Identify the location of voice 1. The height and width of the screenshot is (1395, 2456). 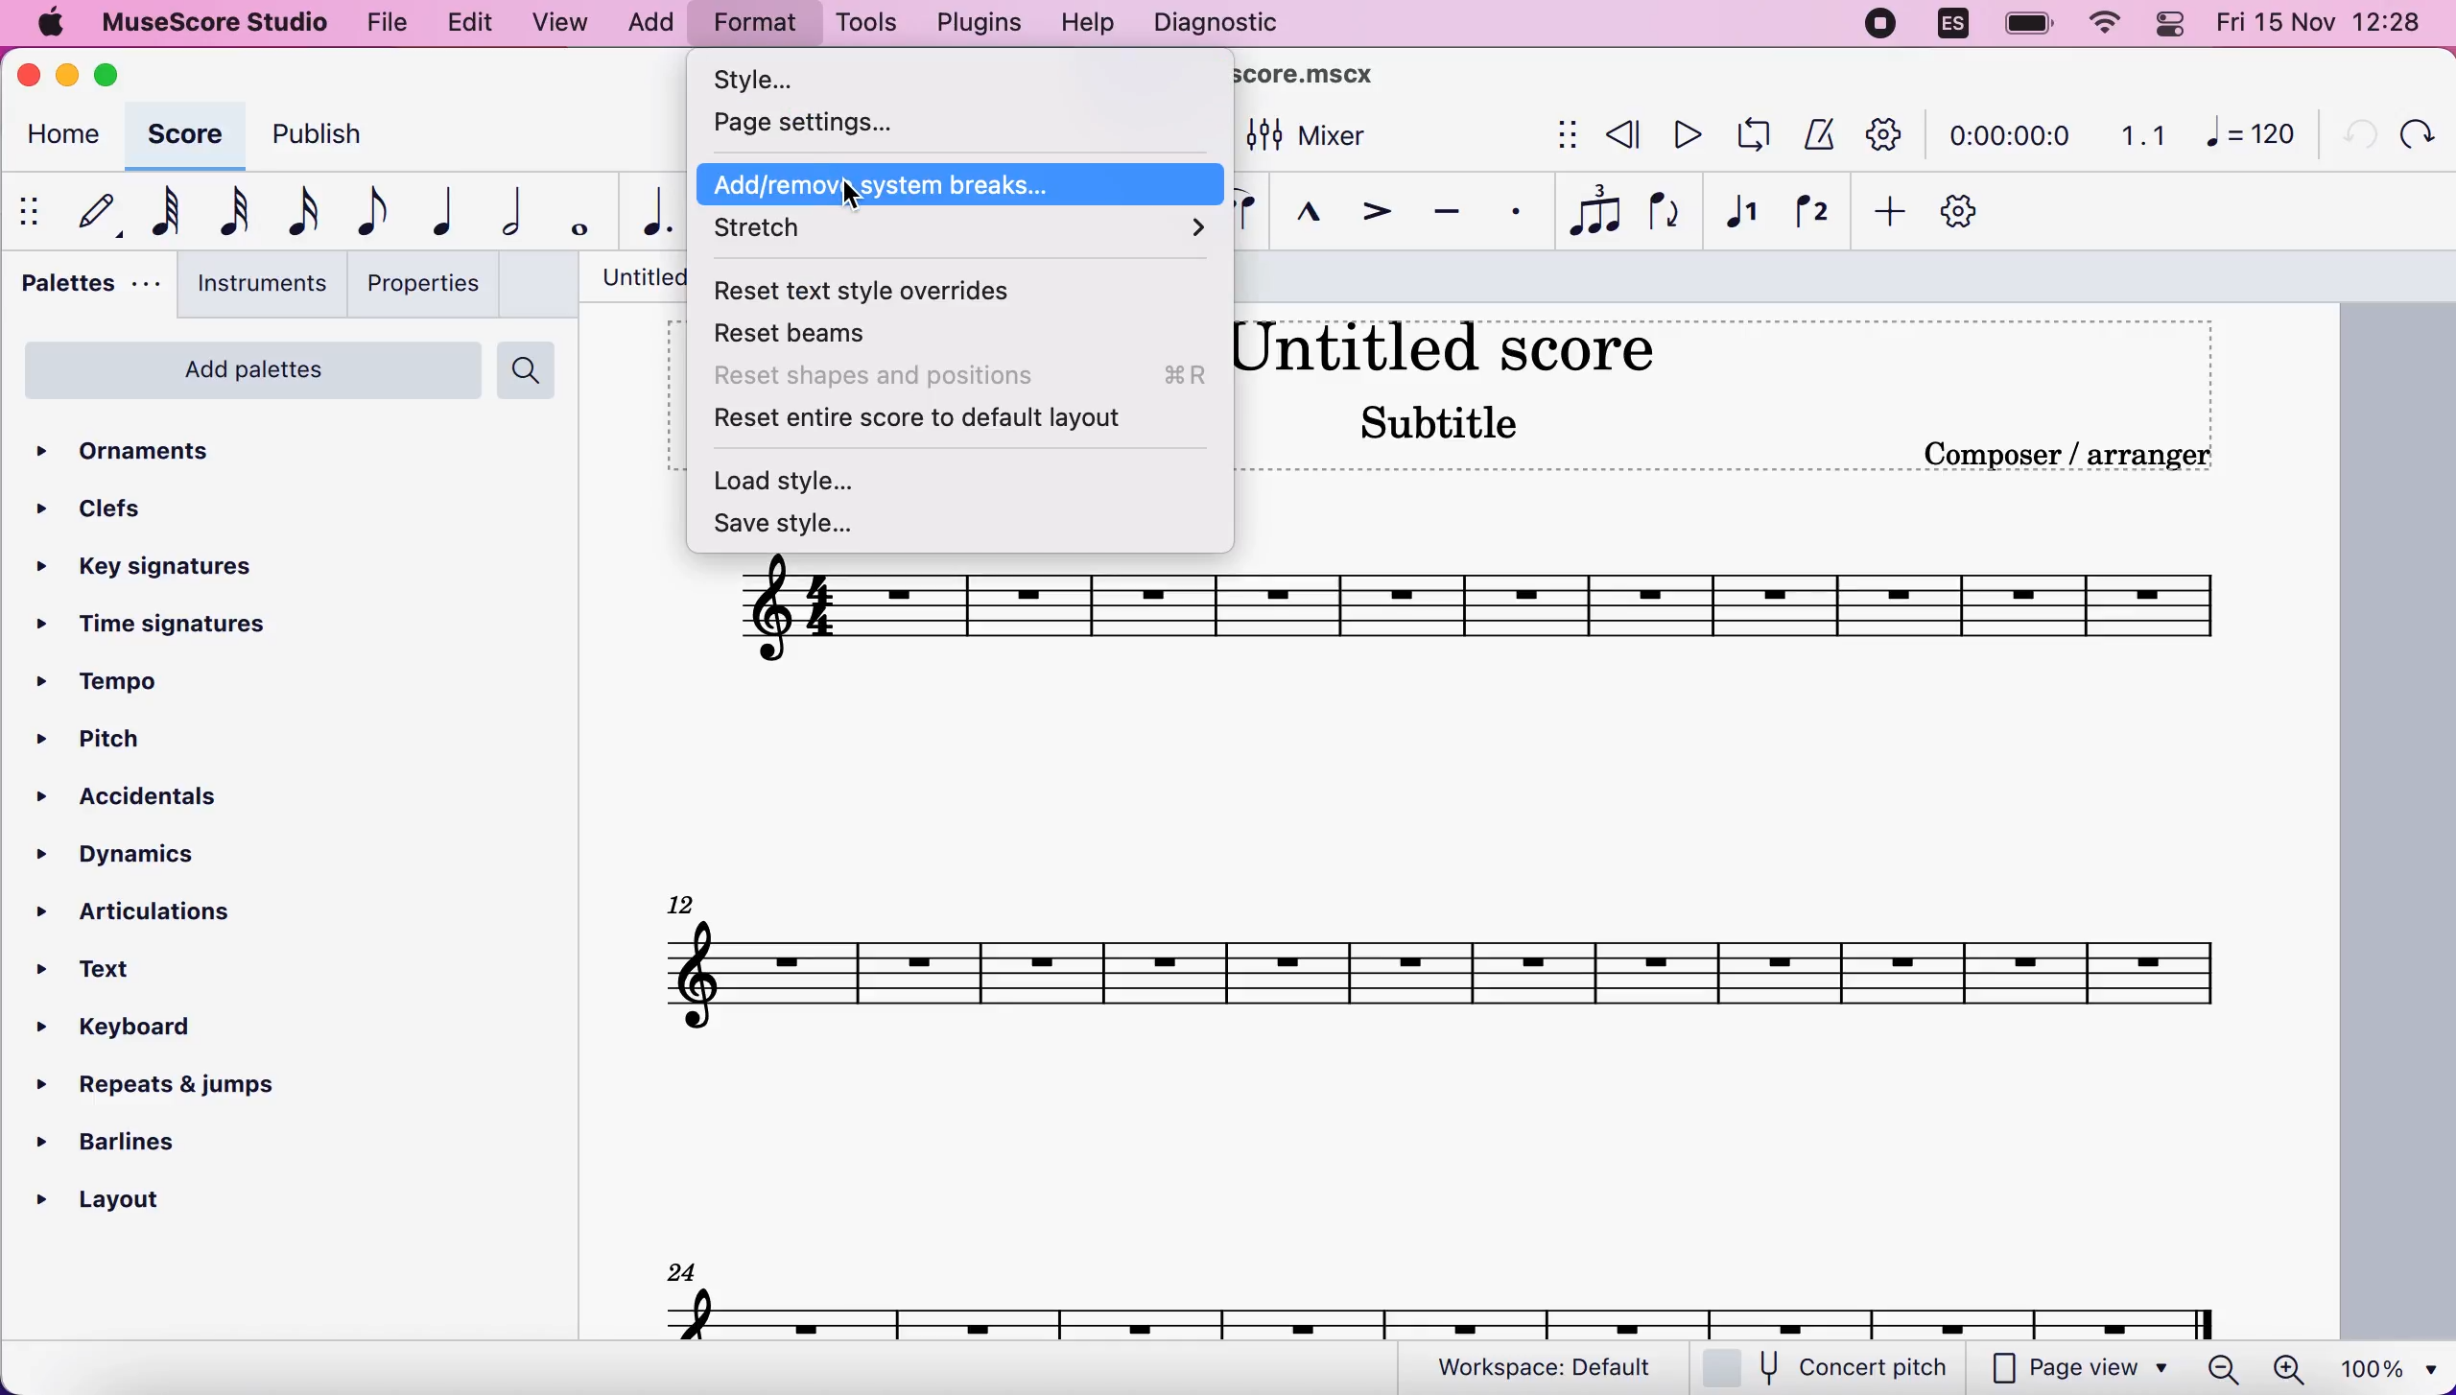
(1742, 215).